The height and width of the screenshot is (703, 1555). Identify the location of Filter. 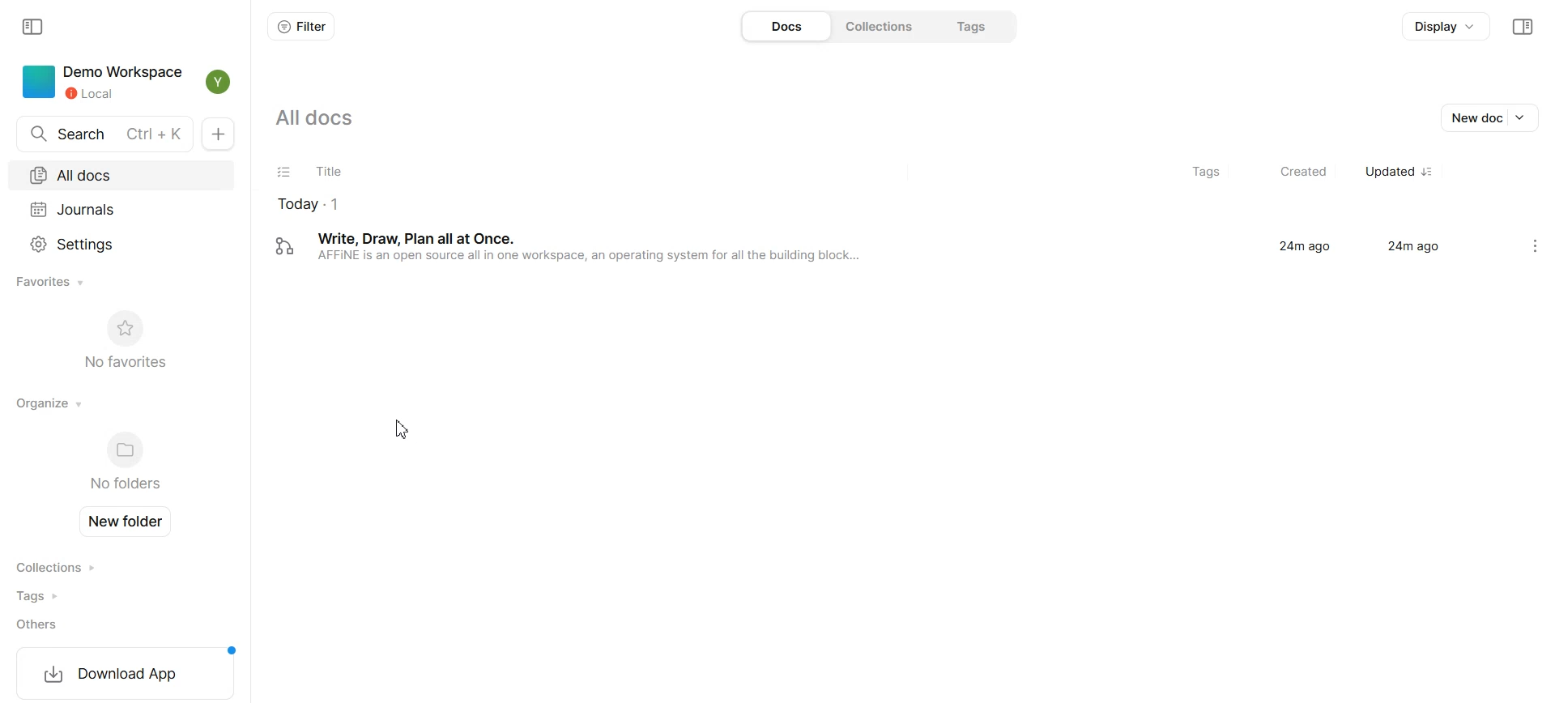
(302, 27).